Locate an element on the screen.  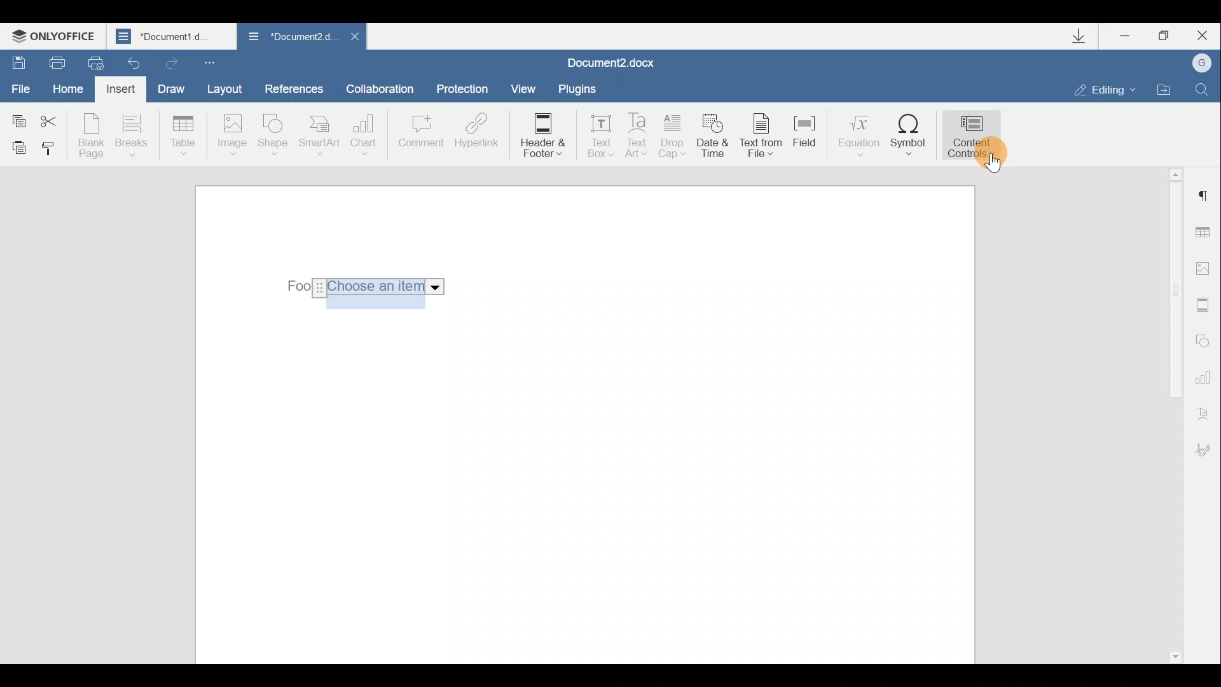
Text box is located at coordinates (597, 138).